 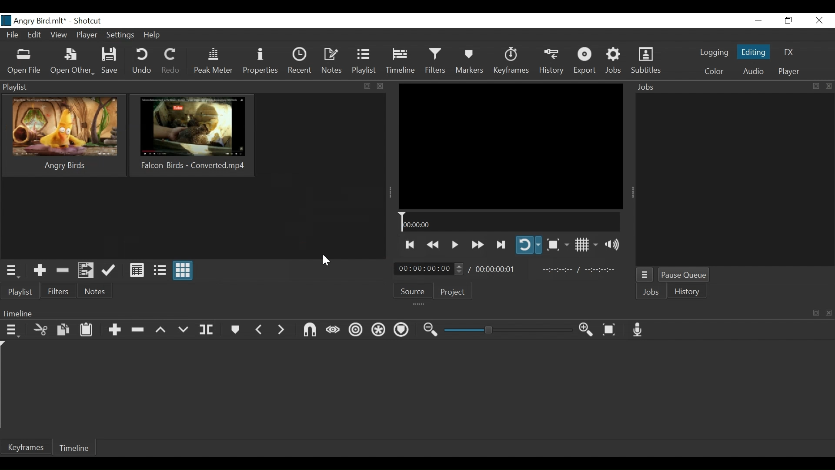 I want to click on Source, so click(x=414, y=291).